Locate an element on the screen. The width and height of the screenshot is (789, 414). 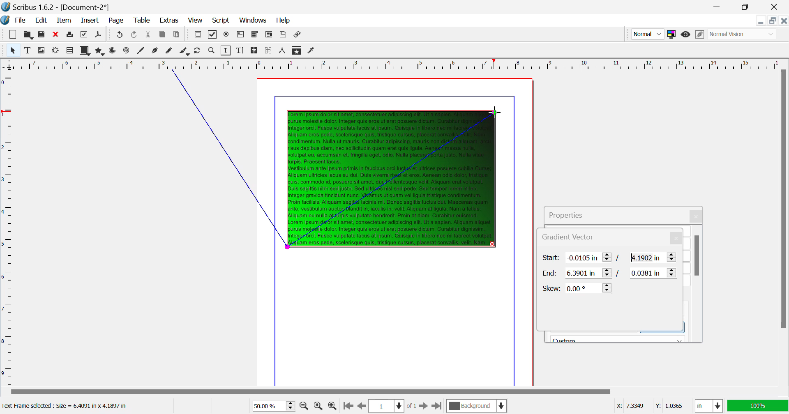
Preview Mode is located at coordinates (686, 35).